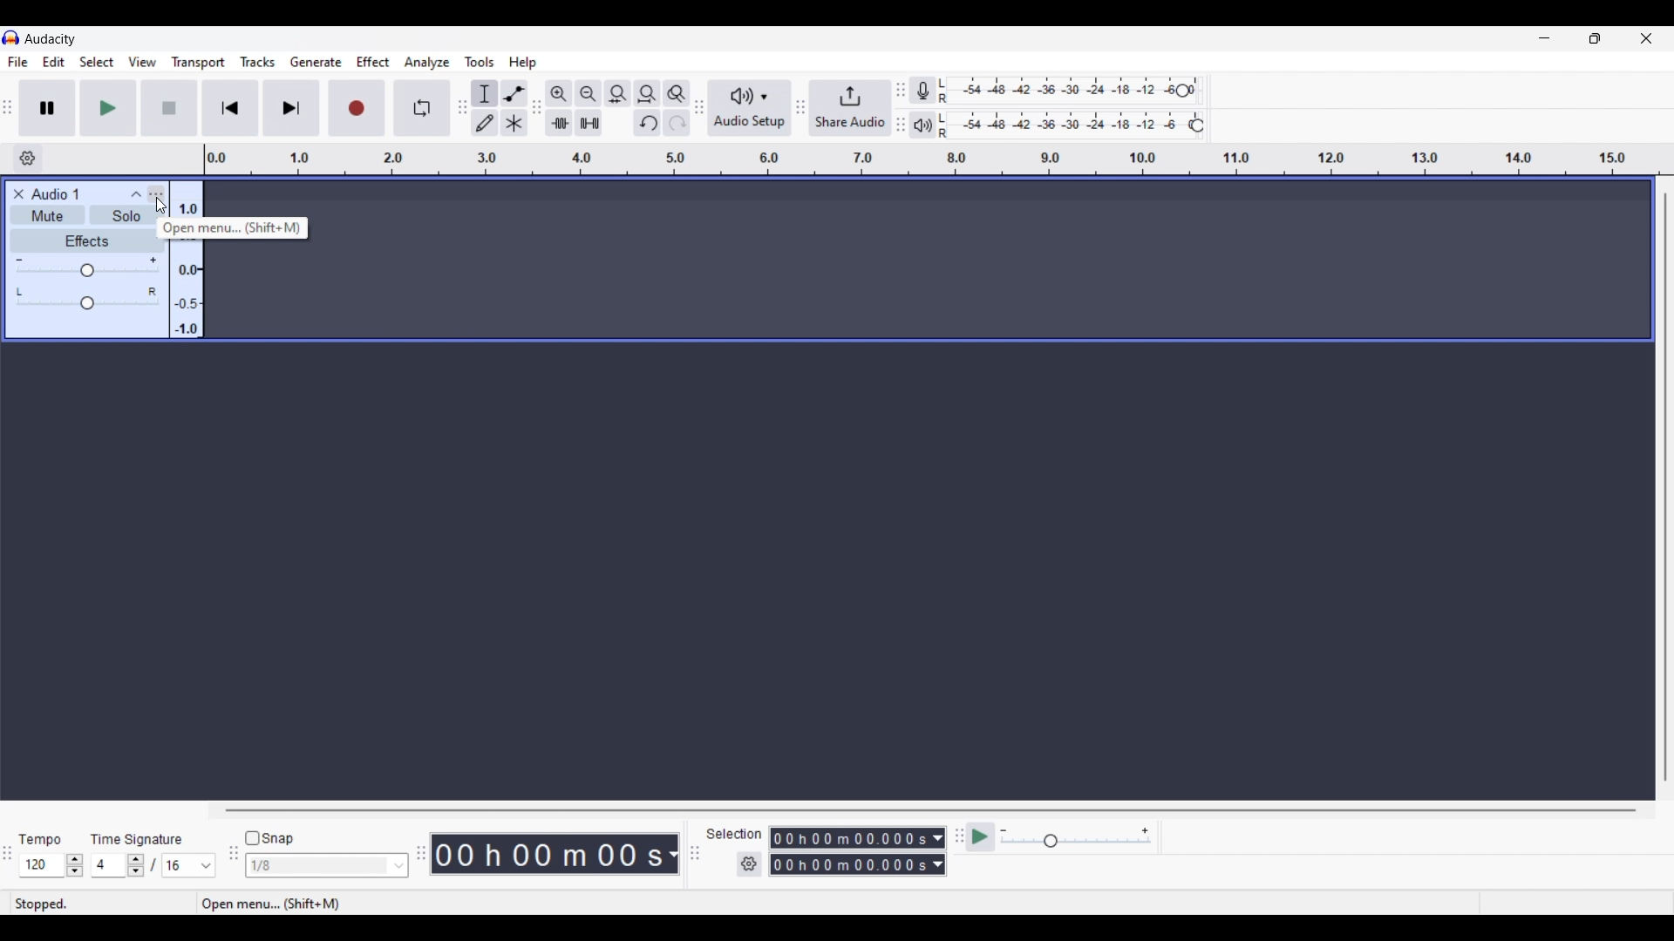  What do you see at coordinates (1646, 37) in the screenshot?
I see `Close interface` at bounding box center [1646, 37].